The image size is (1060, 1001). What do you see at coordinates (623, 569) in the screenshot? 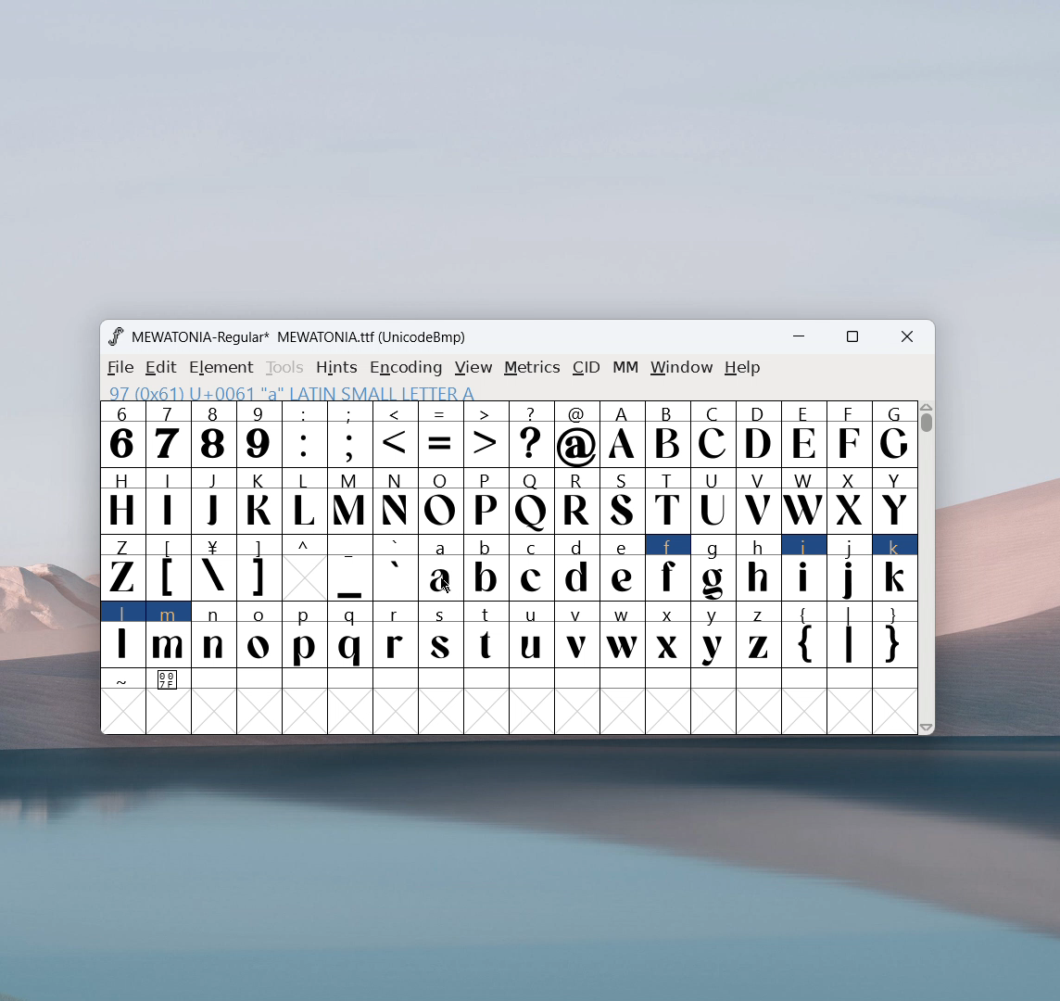
I see `e` at bounding box center [623, 569].